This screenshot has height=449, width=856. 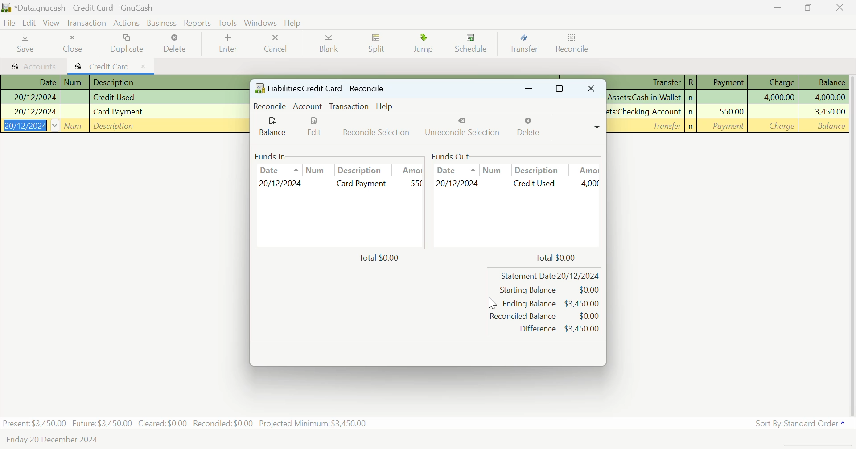 What do you see at coordinates (80, 8) in the screenshot?
I see `*Data.gnucash - Credit Card - GnuCash` at bounding box center [80, 8].